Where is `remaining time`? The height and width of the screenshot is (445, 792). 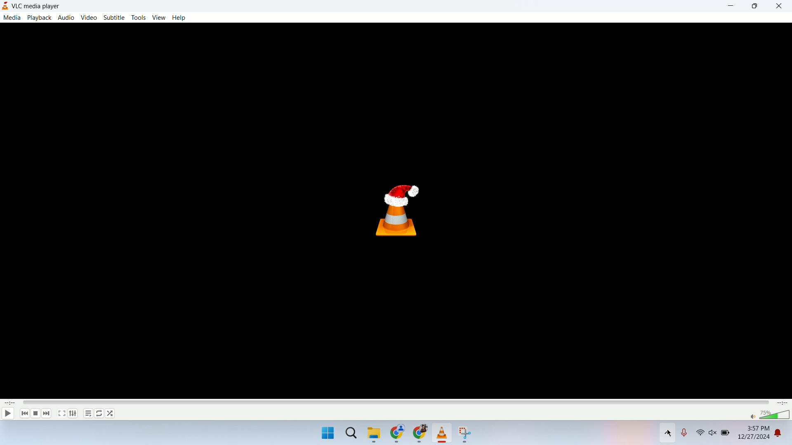 remaining time is located at coordinates (783, 403).